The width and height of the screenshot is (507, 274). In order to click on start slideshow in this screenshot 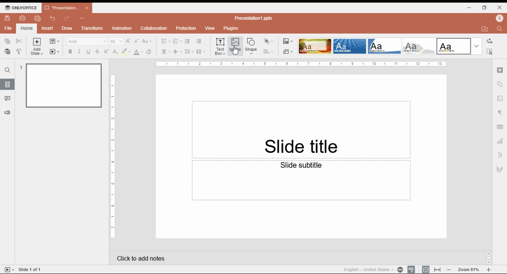, I will do `click(55, 51)`.